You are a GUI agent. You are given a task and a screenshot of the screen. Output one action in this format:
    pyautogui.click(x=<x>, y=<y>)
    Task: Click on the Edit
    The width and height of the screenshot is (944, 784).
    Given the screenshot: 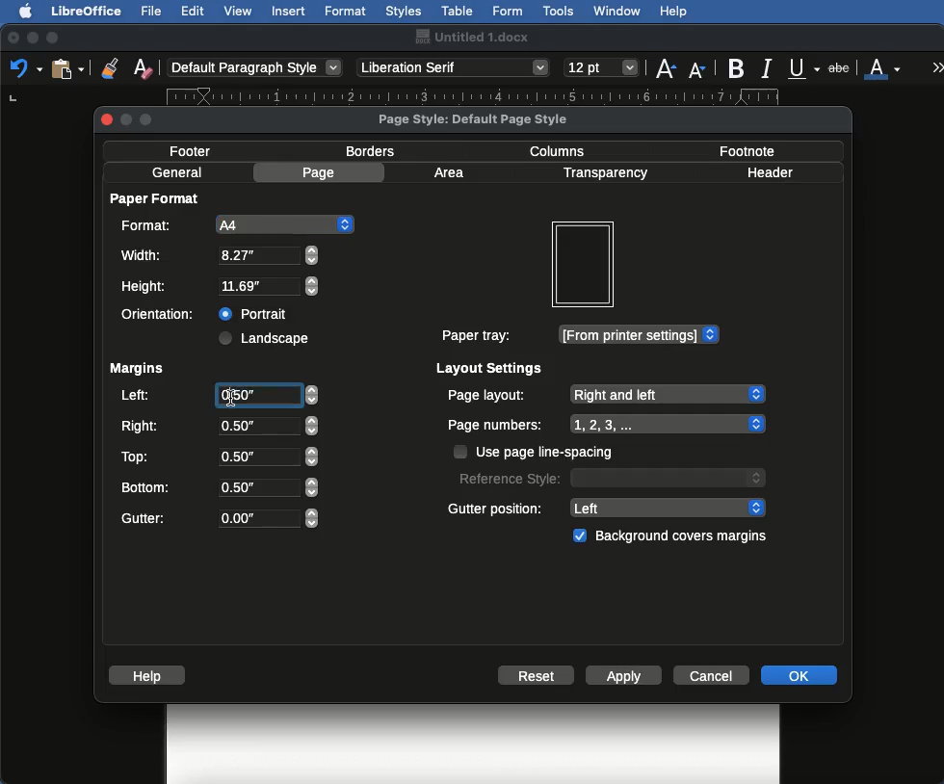 What is the action you would take?
    pyautogui.click(x=193, y=11)
    